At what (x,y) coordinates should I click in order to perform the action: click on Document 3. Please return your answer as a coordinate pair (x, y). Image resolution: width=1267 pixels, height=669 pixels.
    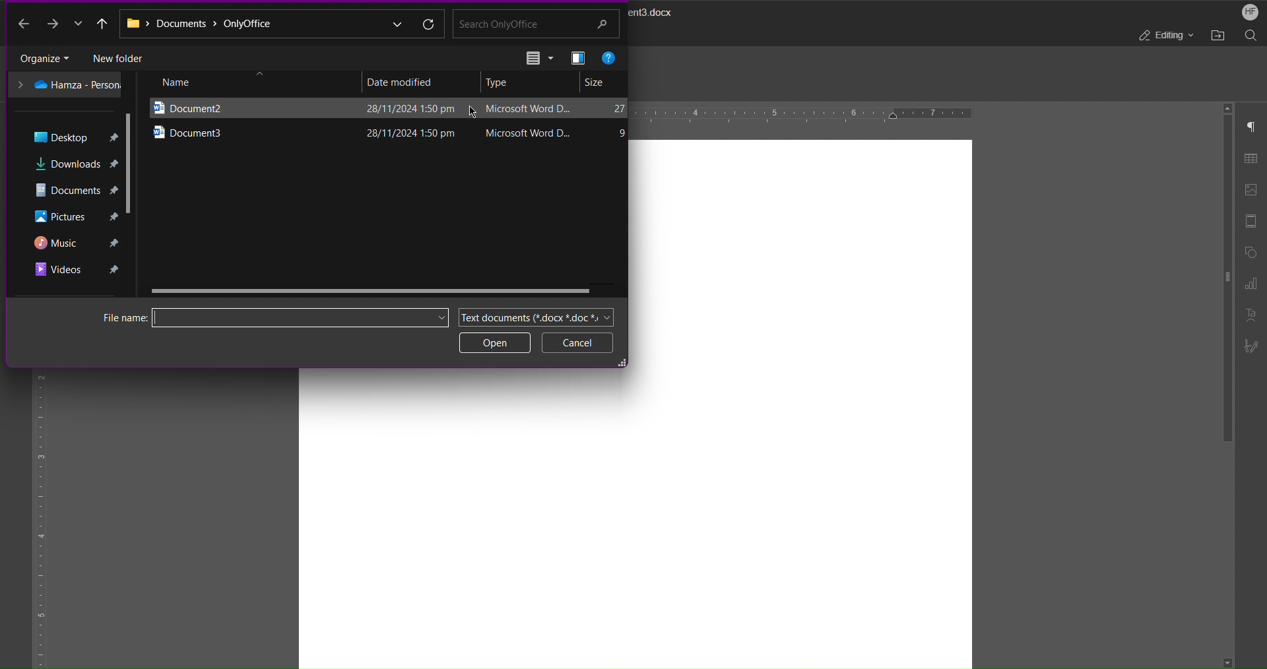
    Looking at the image, I should click on (232, 132).